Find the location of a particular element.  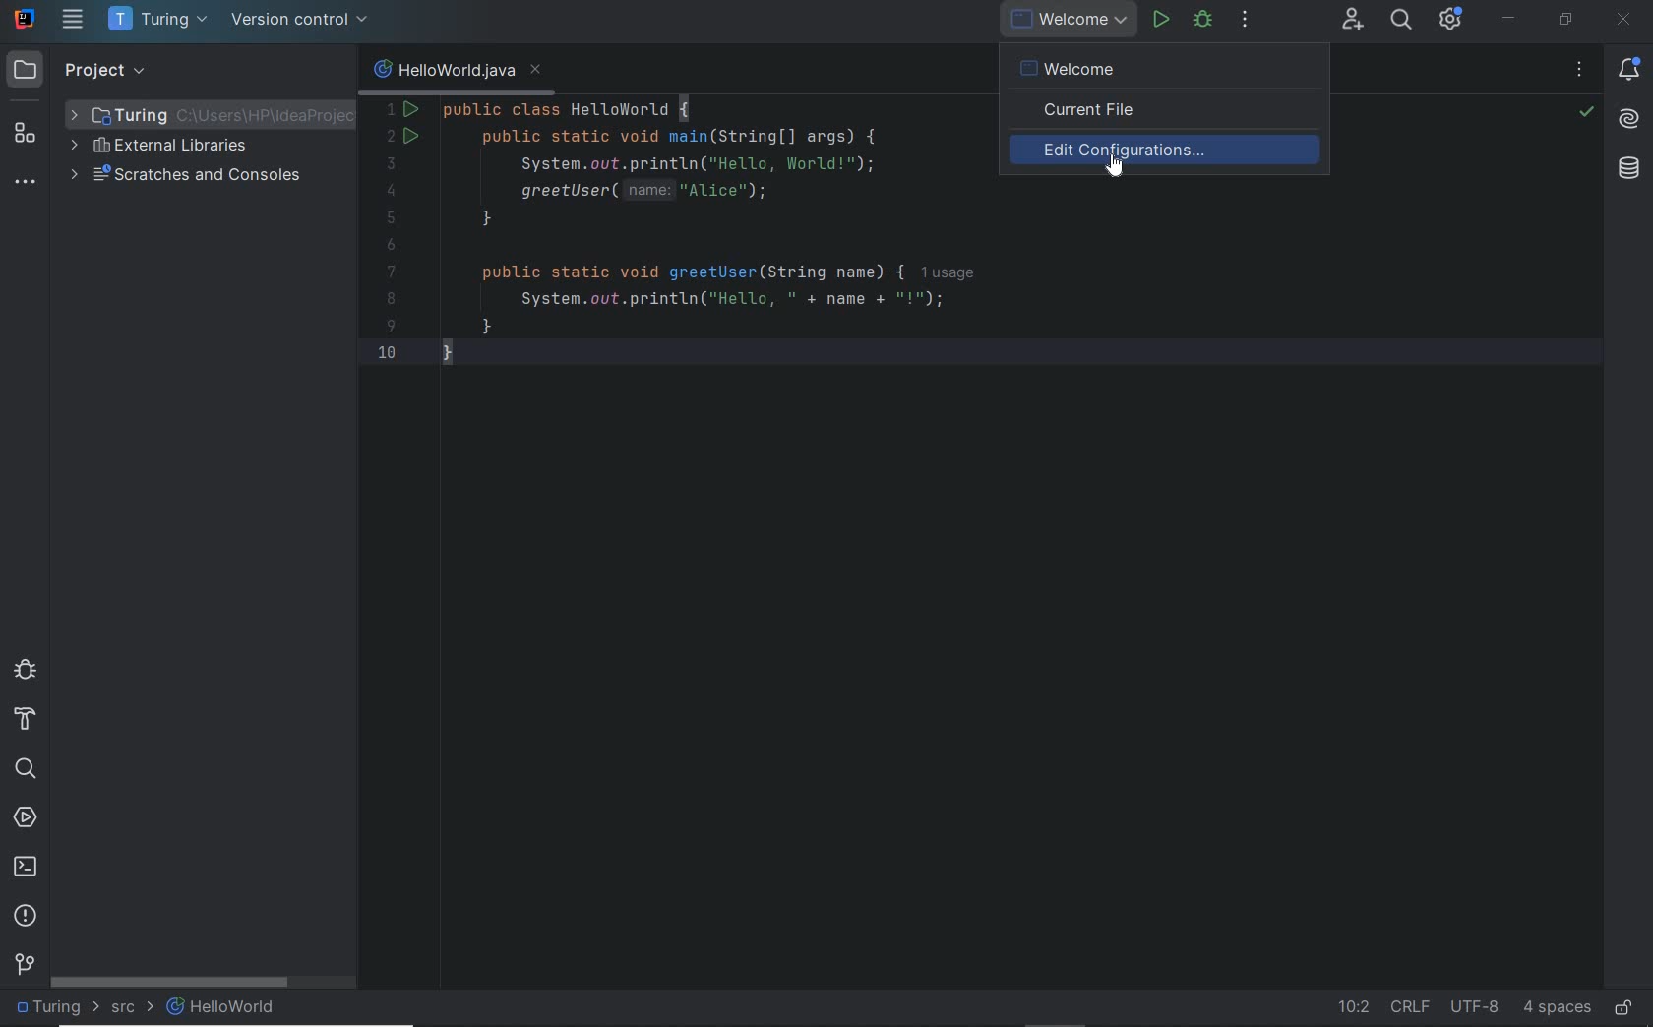

project name is located at coordinates (160, 20).